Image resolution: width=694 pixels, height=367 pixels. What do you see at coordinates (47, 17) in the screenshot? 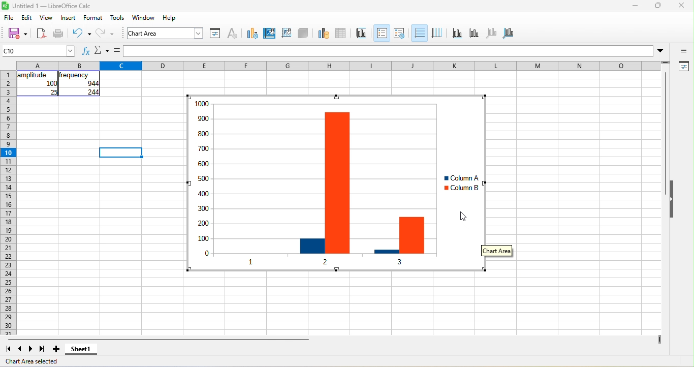
I see `view` at bounding box center [47, 17].